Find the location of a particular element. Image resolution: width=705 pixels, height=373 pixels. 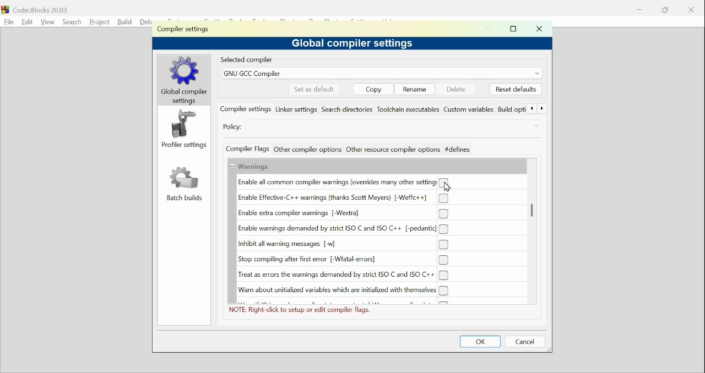

delete is located at coordinates (455, 89).